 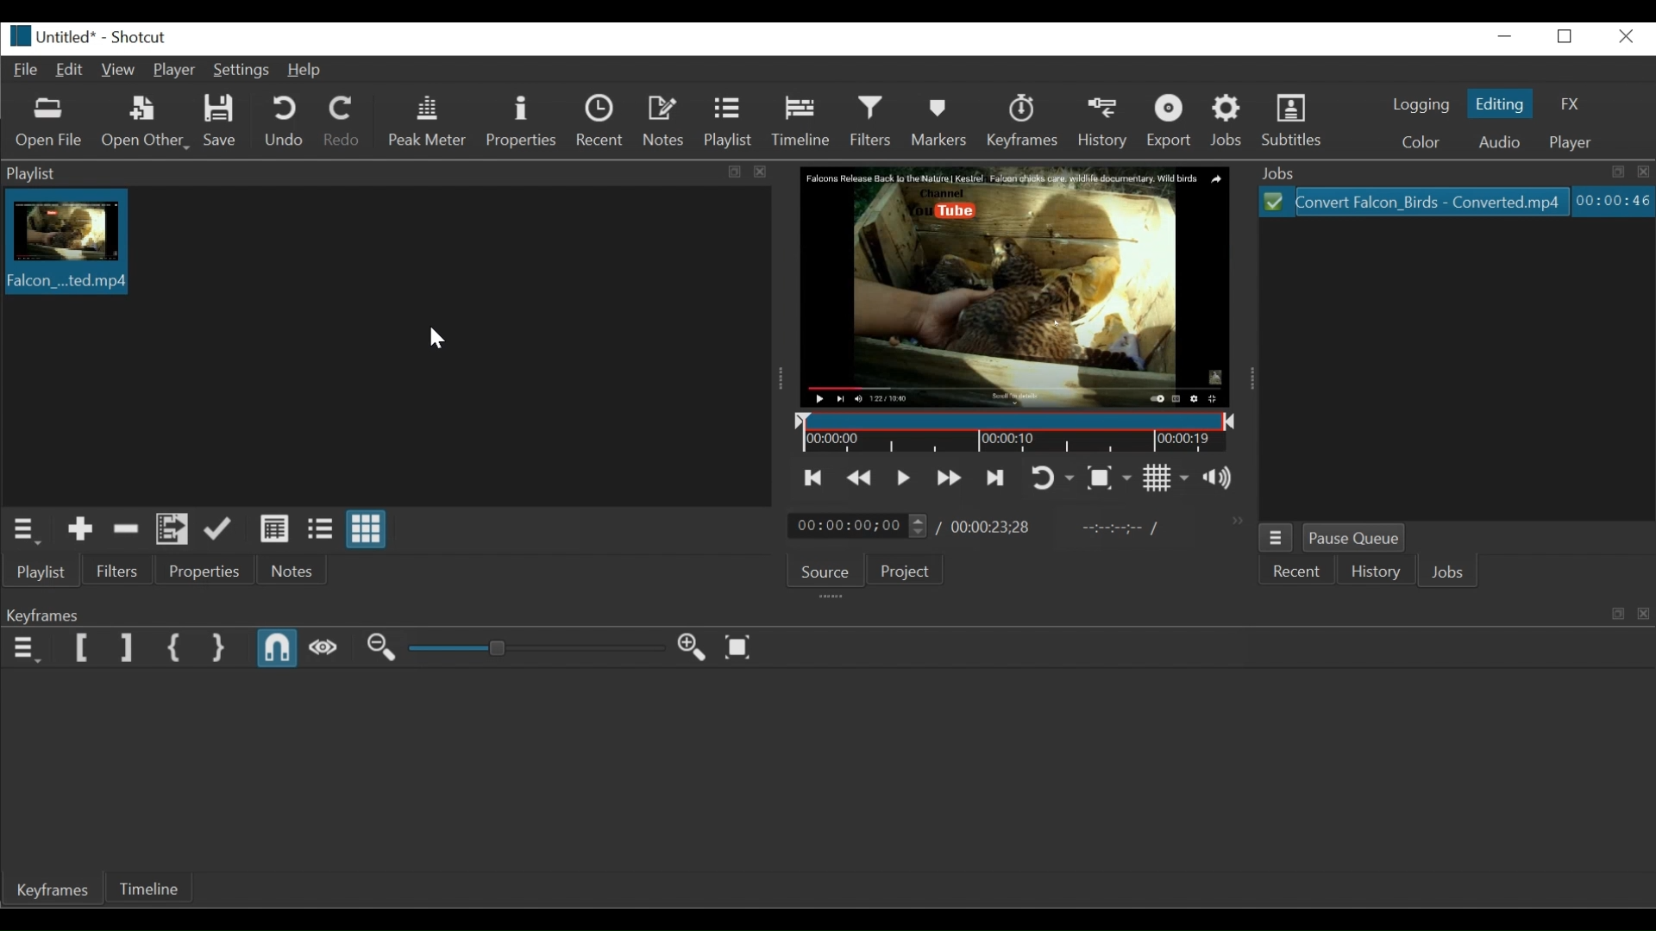 I want to click on File, so click(x=1417, y=200).